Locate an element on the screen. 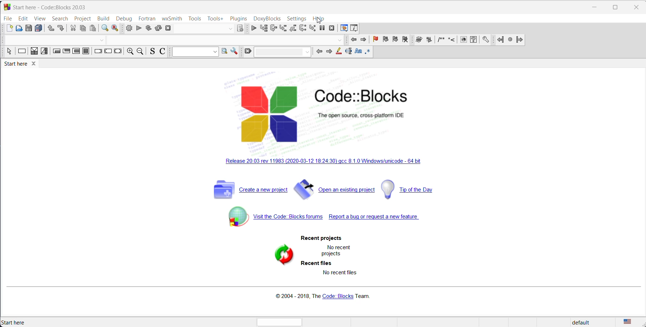 This screenshot has width=646, height=327. help is located at coordinates (319, 19).